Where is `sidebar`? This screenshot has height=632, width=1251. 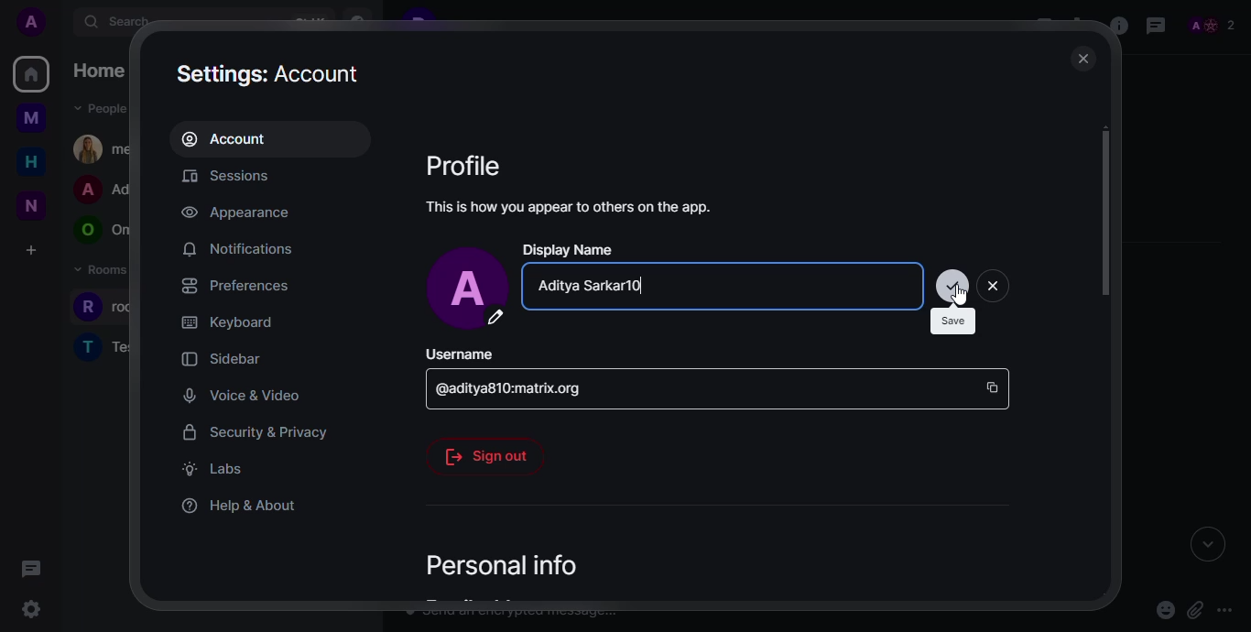
sidebar is located at coordinates (220, 358).